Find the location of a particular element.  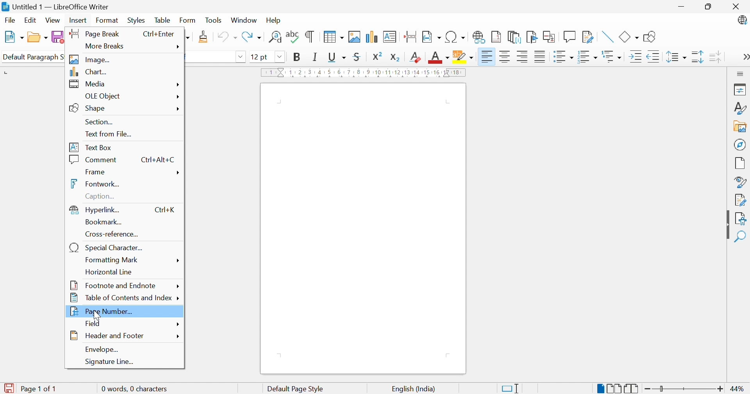

Default page style is located at coordinates (296, 389).